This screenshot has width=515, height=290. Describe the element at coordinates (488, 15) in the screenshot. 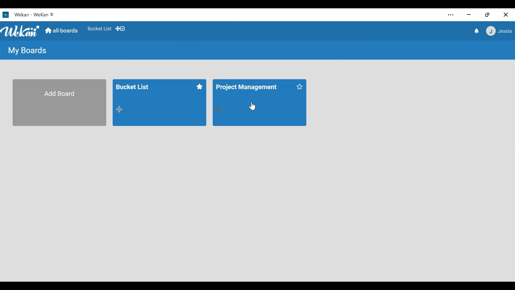

I see `restore` at that location.